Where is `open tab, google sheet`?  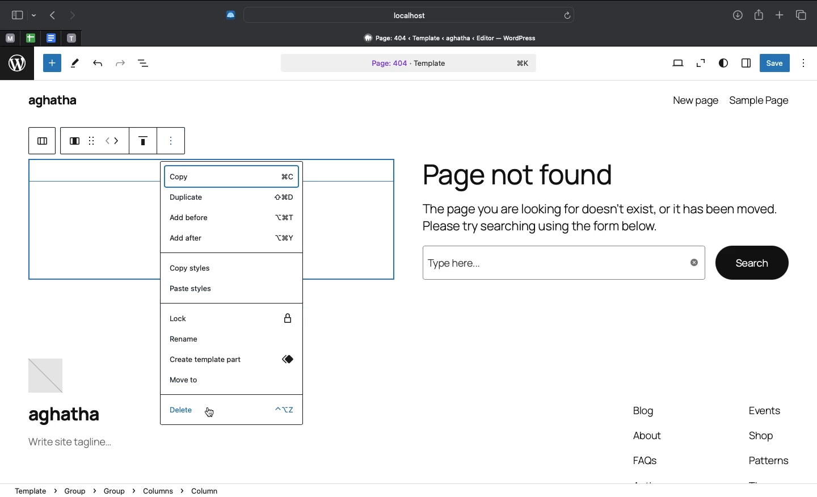
open tab, google sheet is located at coordinates (30, 38).